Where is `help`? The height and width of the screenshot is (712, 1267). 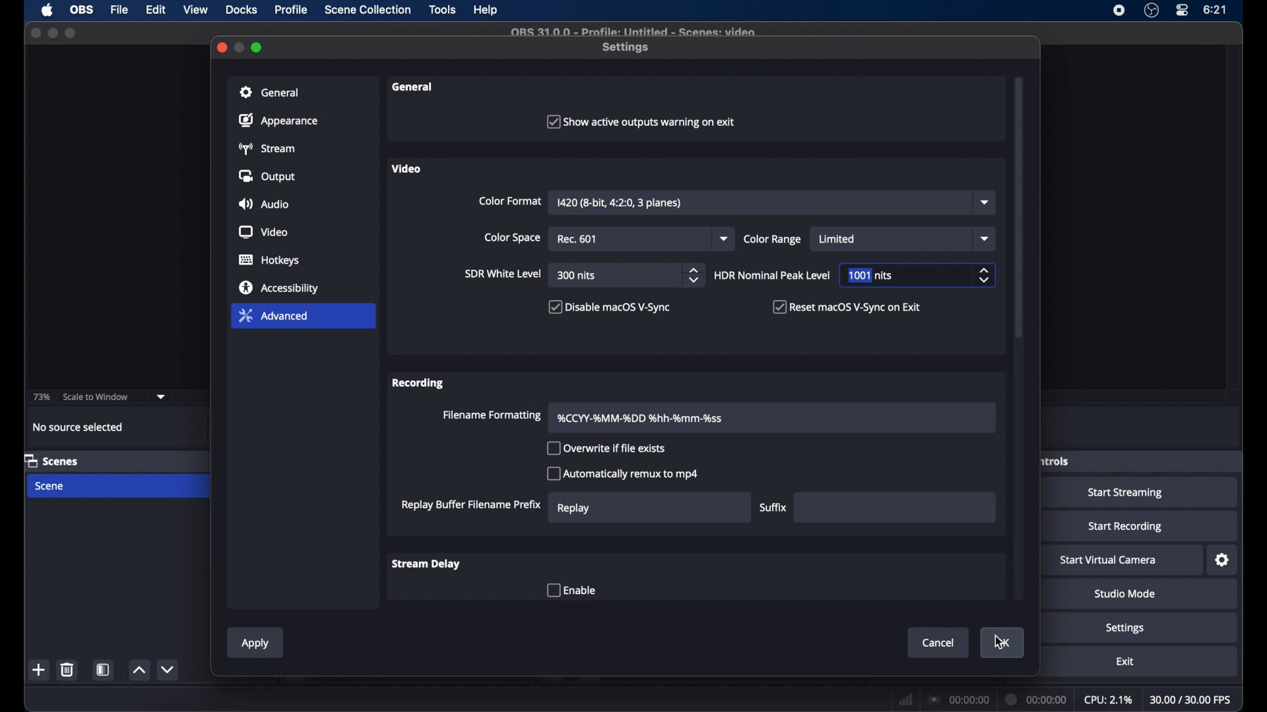
help is located at coordinates (486, 11).